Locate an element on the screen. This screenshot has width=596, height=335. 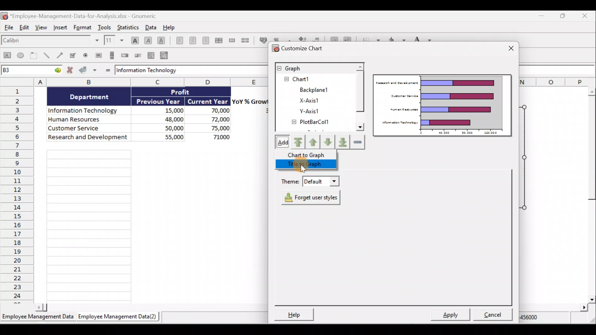
Cells is located at coordinates (154, 225).